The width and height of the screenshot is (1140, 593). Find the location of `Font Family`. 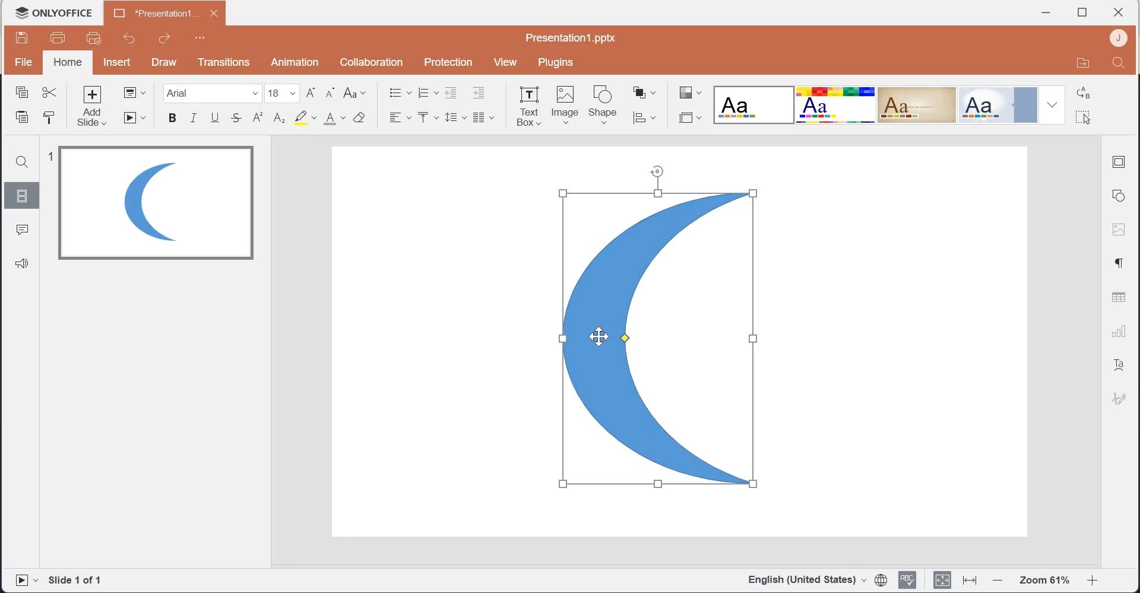

Font Family is located at coordinates (214, 93).